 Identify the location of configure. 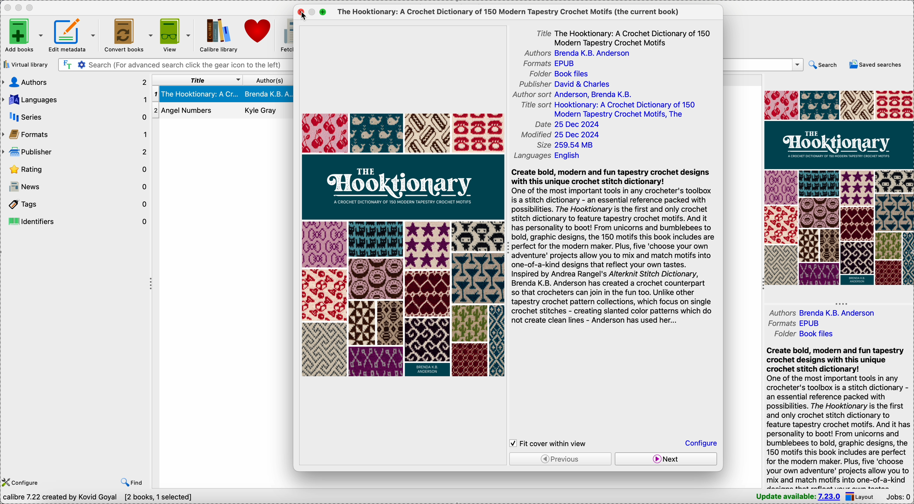
(700, 443).